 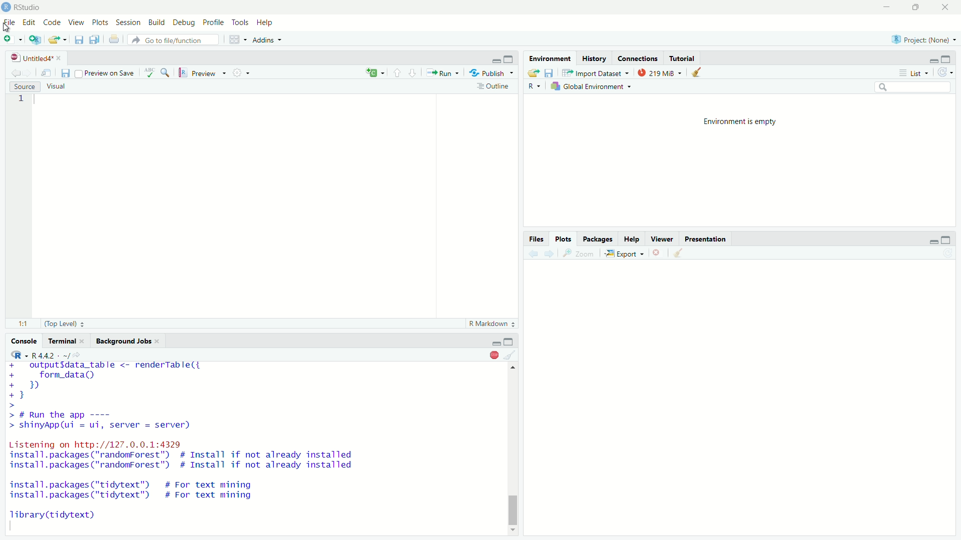 What do you see at coordinates (537, 239) in the screenshot?
I see `files` at bounding box center [537, 239].